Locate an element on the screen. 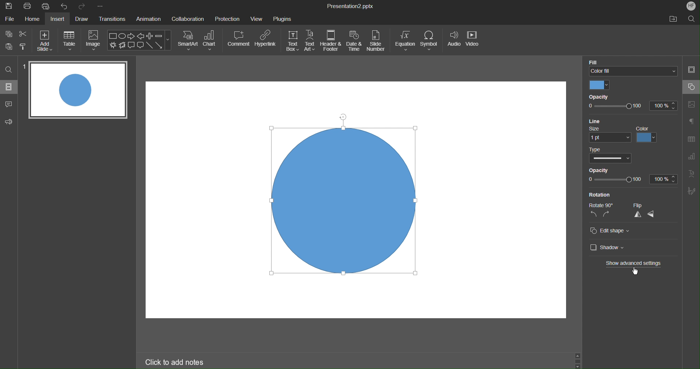 The image size is (700, 369). Slide Settings is located at coordinates (691, 71).